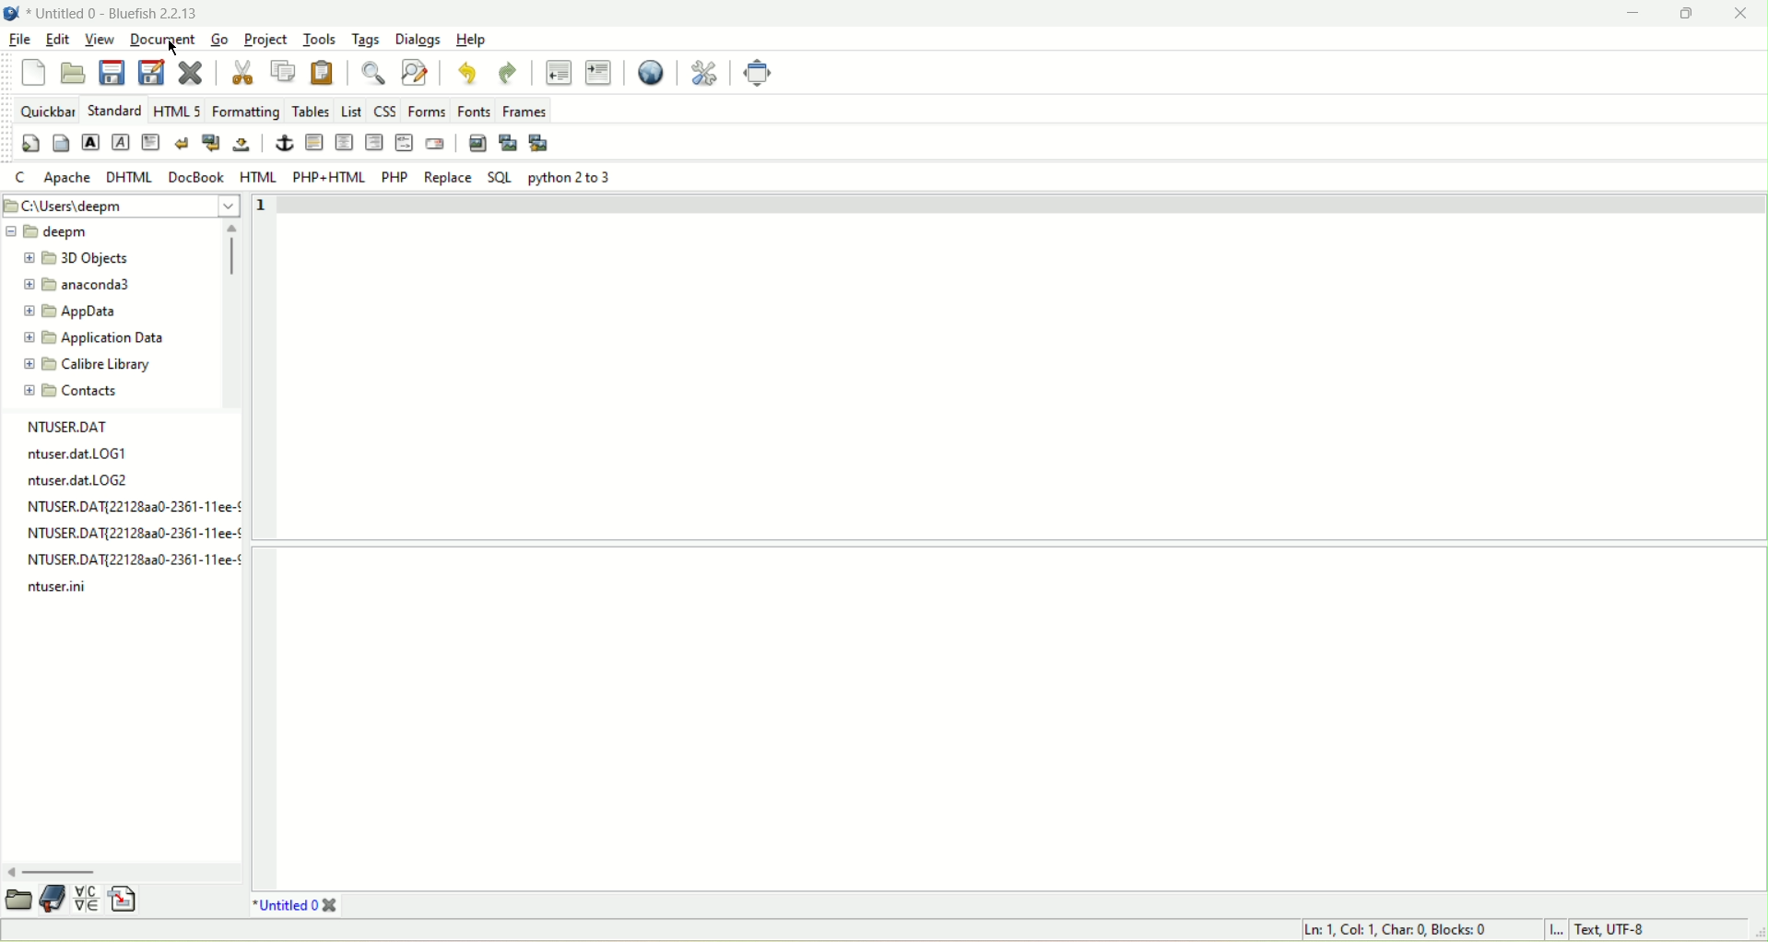  What do you see at coordinates (63, 144) in the screenshot?
I see `body` at bounding box center [63, 144].